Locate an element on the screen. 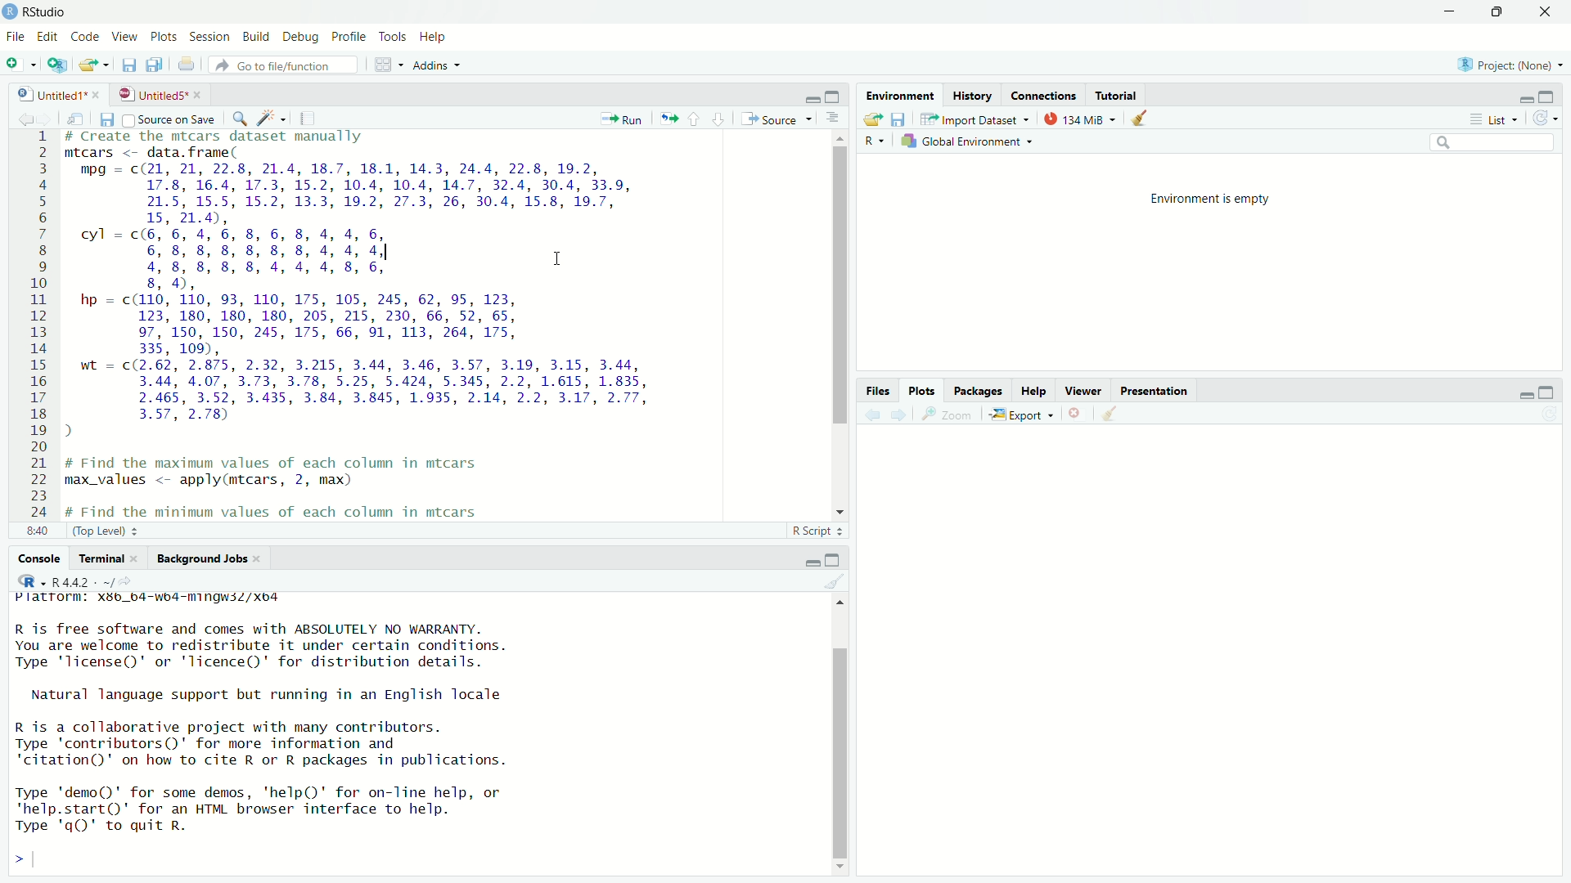 Image resolution: width=1571 pixels, height=883 pixels.  is located at coordinates (872, 391).